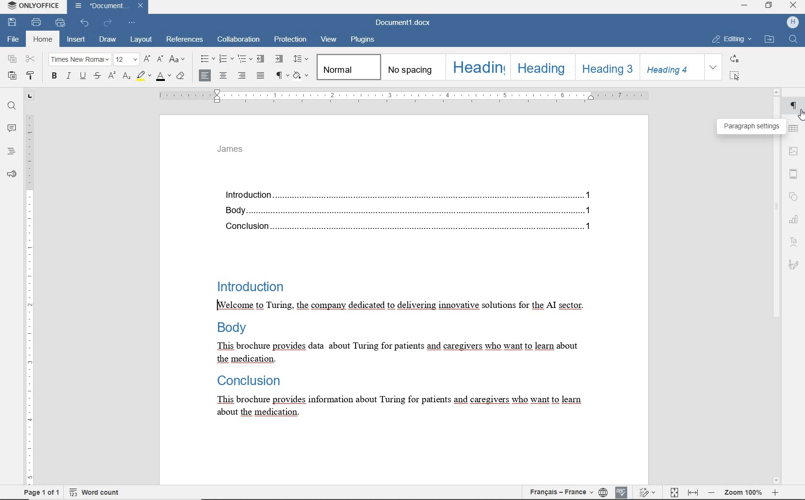 The width and height of the screenshot is (805, 500). I want to click on chart, so click(795, 220).